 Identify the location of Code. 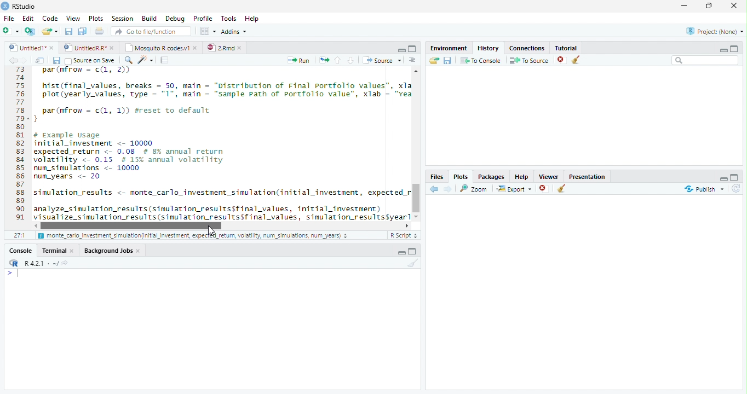
(49, 18).